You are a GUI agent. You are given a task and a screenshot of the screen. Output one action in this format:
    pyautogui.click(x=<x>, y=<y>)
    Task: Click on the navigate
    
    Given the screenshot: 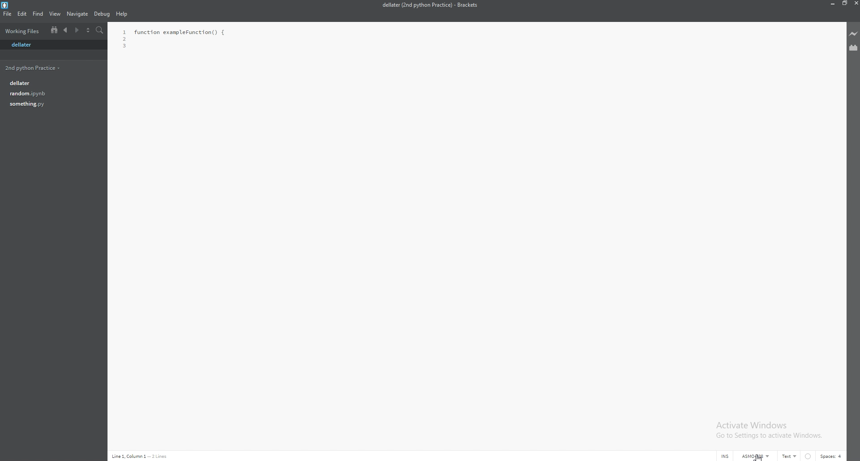 What is the action you would take?
    pyautogui.click(x=78, y=13)
    